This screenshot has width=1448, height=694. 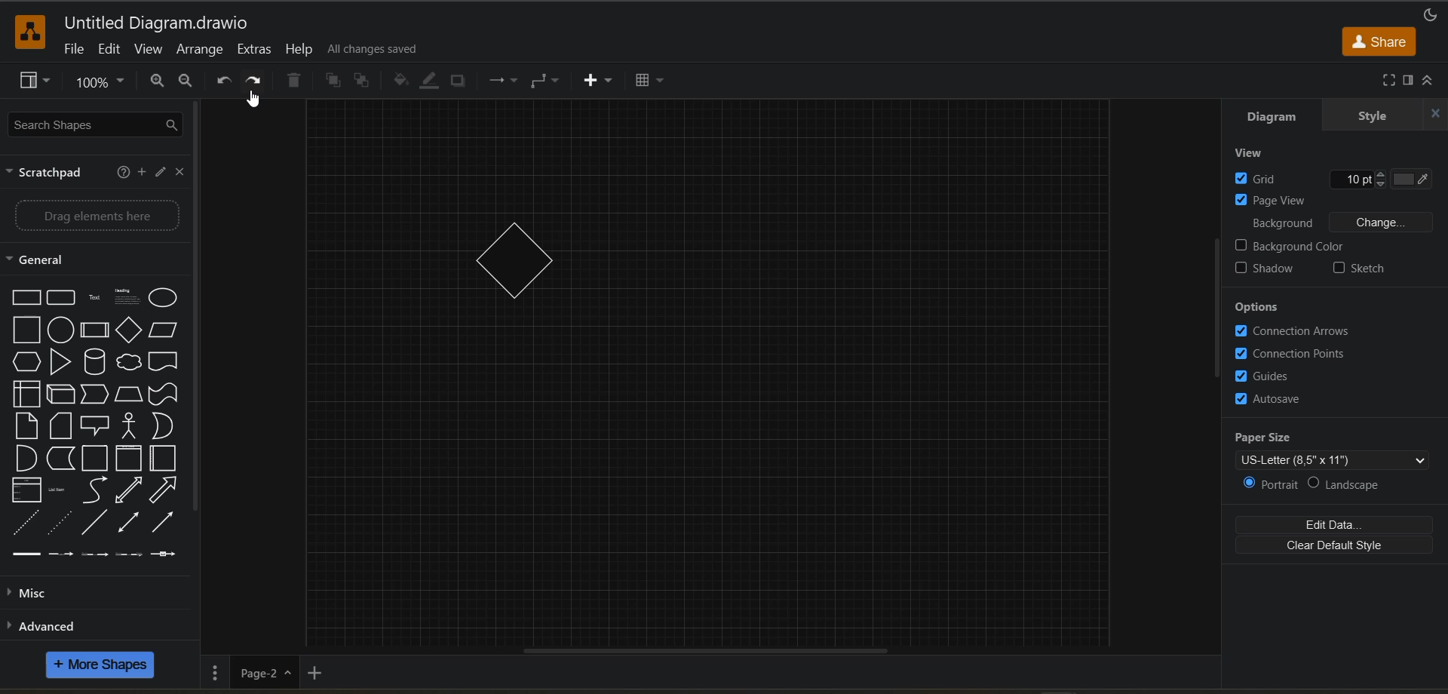 What do you see at coordinates (26, 296) in the screenshot?
I see `rectangle` at bounding box center [26, 296].